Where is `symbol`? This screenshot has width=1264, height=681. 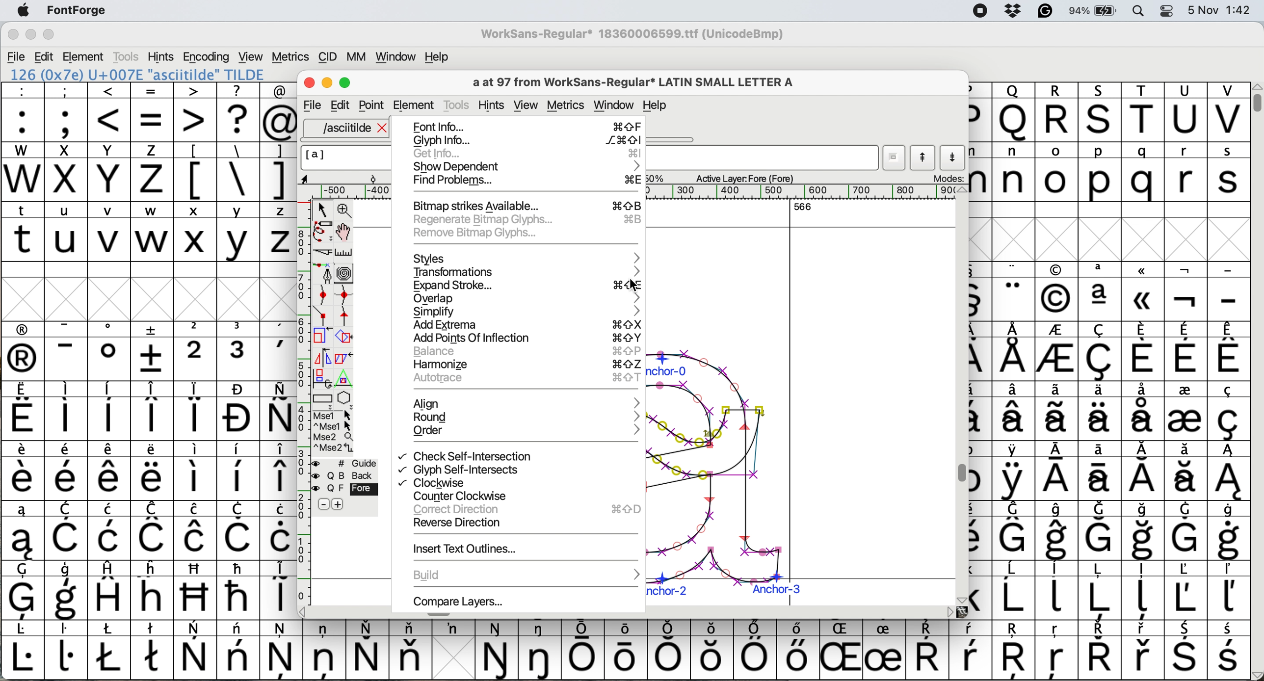 symbol is located at coordinates (1186, 530).